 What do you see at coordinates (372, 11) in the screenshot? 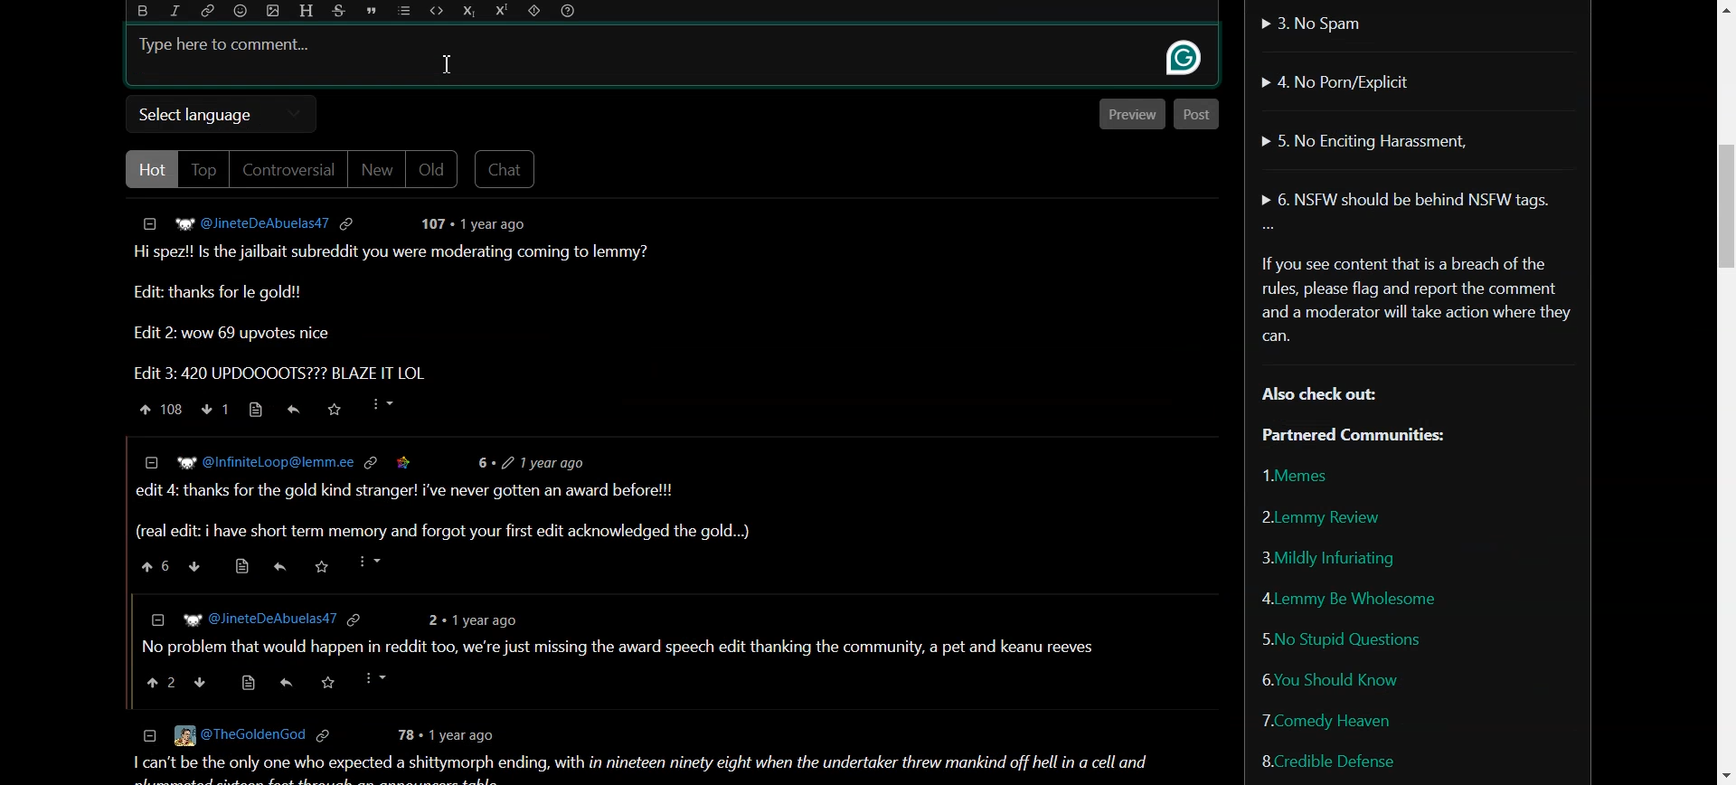
I see `Quote` at bounding box center [372, 11].